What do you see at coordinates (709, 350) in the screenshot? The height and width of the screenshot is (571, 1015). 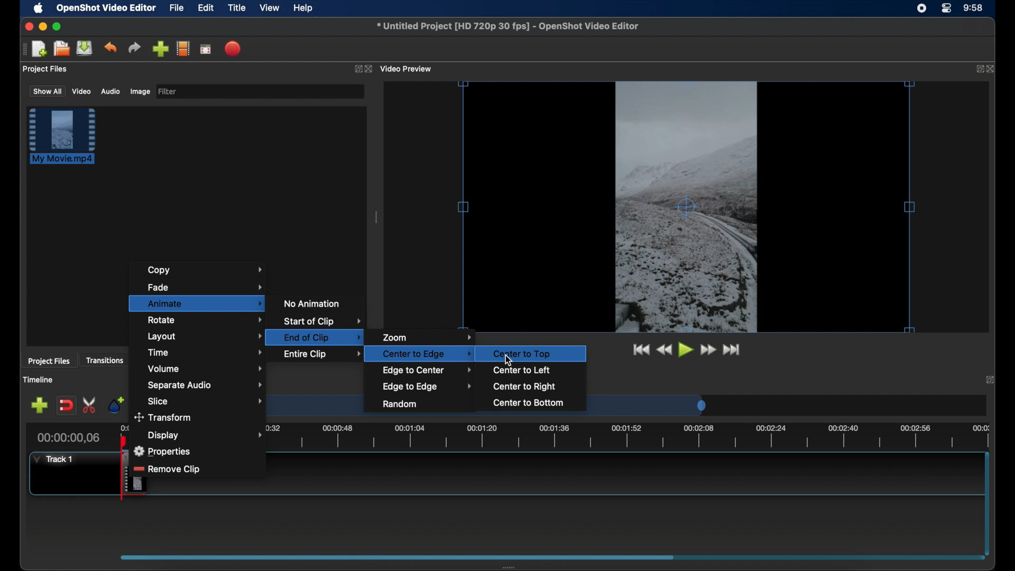 I see `fast forward` at bounding box center [709, 350].